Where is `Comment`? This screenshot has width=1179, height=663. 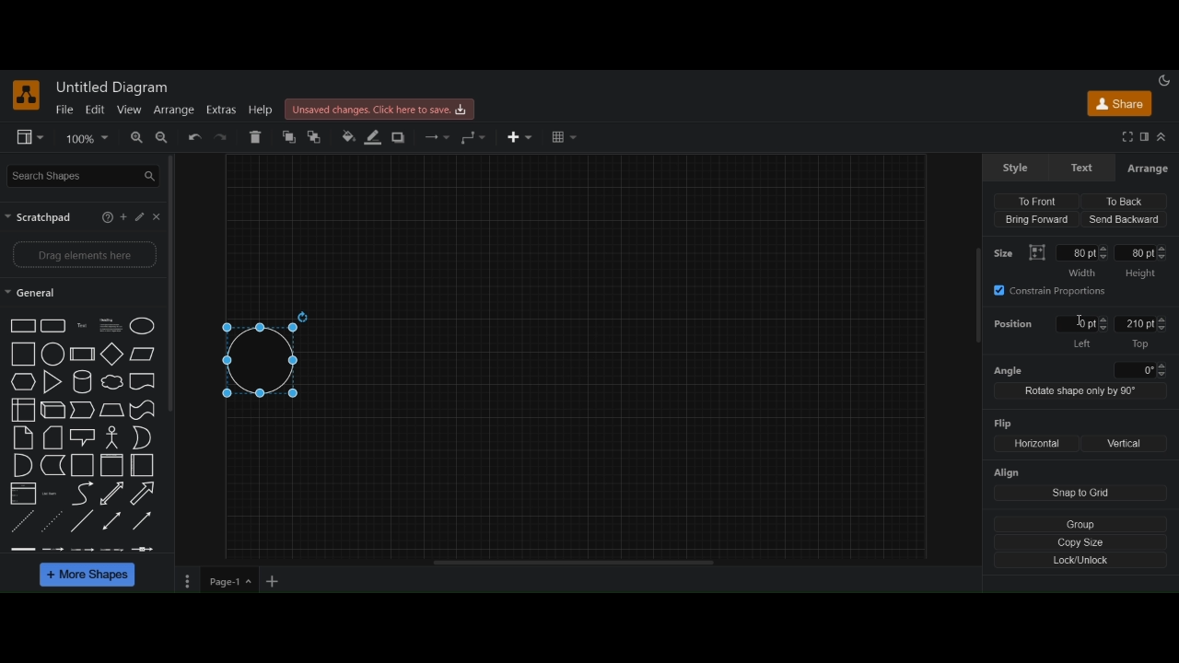
Comment is located at coordinates (83, 437).